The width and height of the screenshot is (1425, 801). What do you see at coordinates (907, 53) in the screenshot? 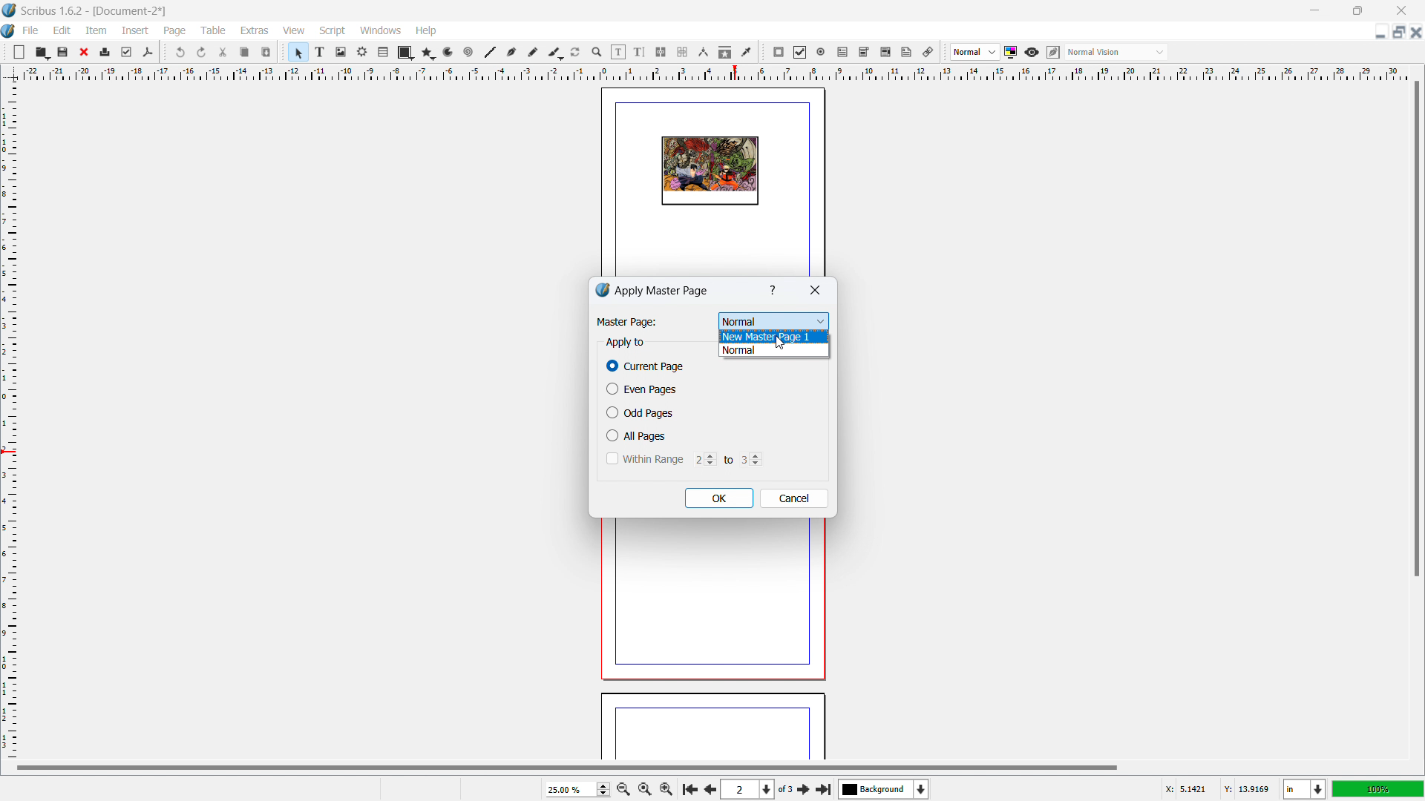
I see `text annotation` at bounding box center [907, 53].